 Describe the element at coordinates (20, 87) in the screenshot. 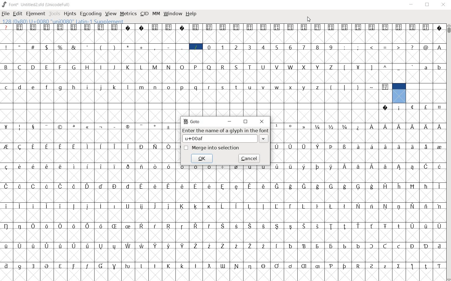

I see `d` at that location.